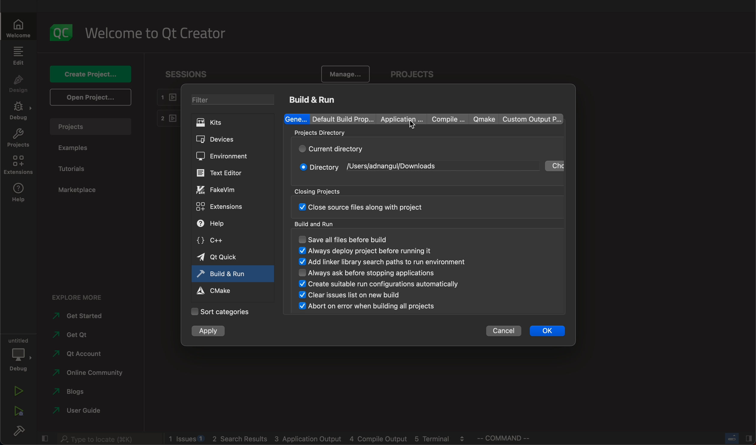  What do you see at coordinates (86, 374) in the screenshot?
I see `community` at bounding box center [86, 374].